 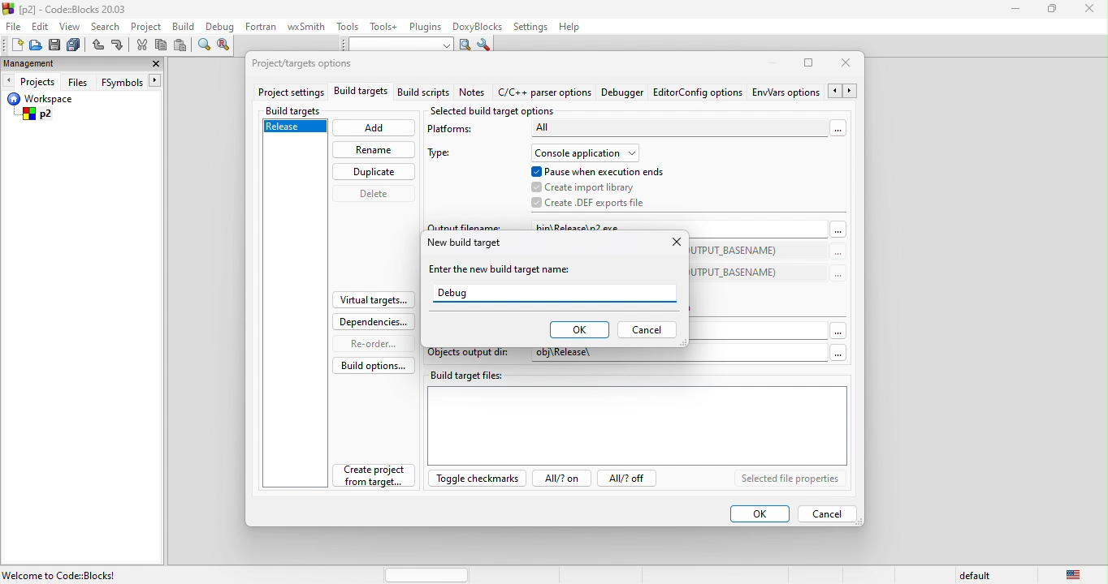 I want to click on united state, so click(x=1076, y=573).